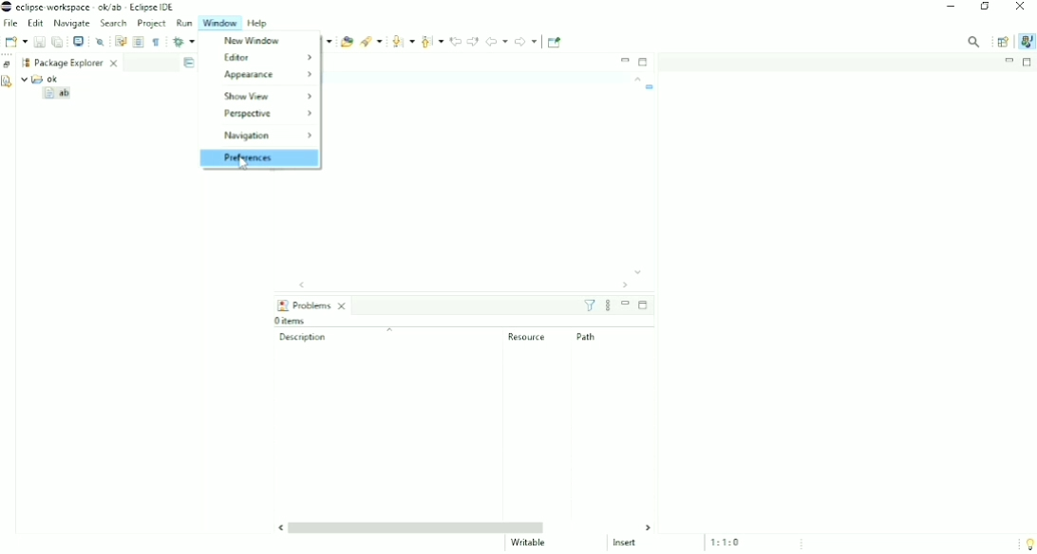  What do you see at coordinates (156, 42) in the screenshot?
I see `Show Whitespace Characters` at bounding box center [156, 42].